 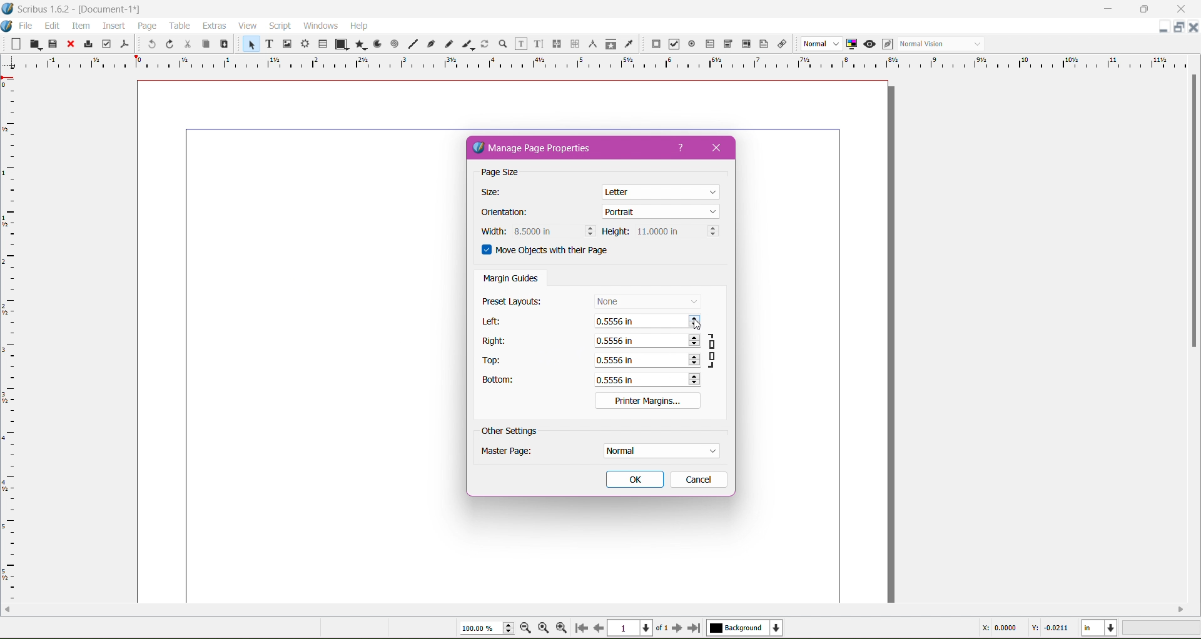 I want to click on Current Zoom Level, so click(x=482, y=628).